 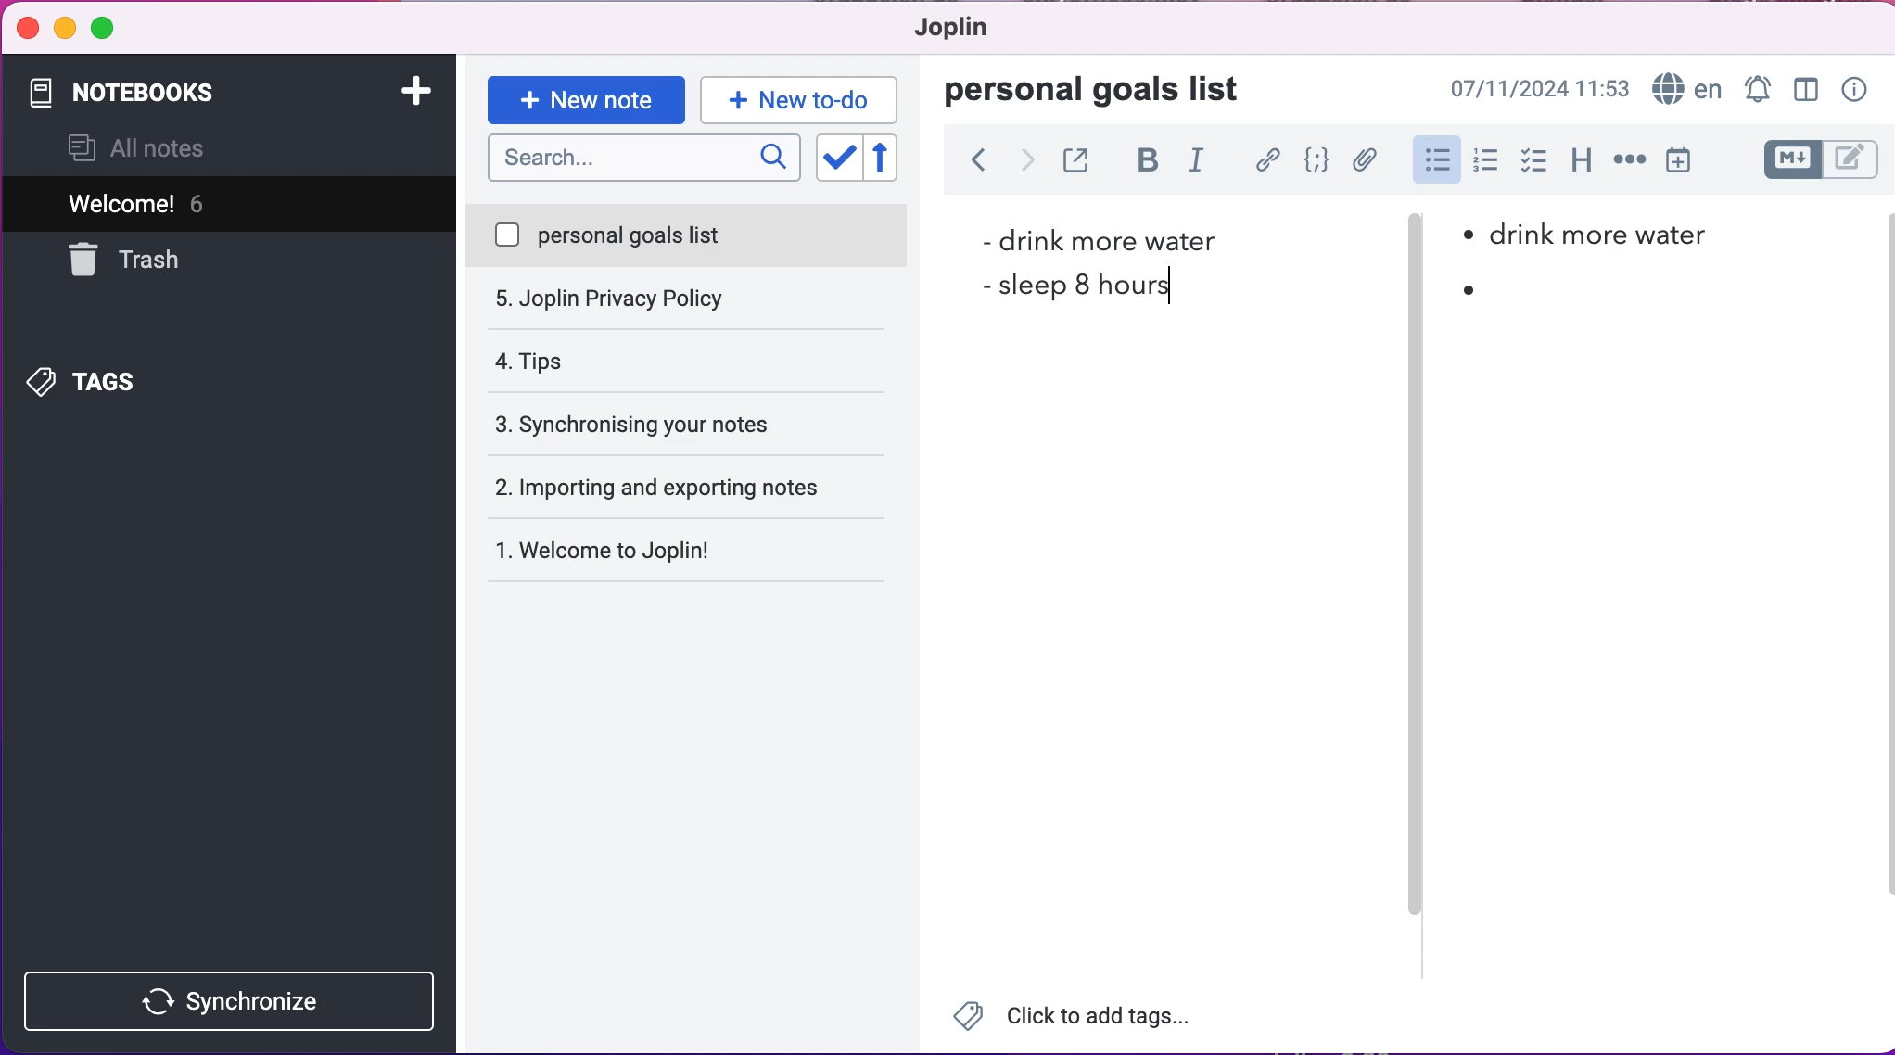 What do you see at coordinates (1581, 165) in the screenshot?
I see `heading` at bounding box center [1581, 165].